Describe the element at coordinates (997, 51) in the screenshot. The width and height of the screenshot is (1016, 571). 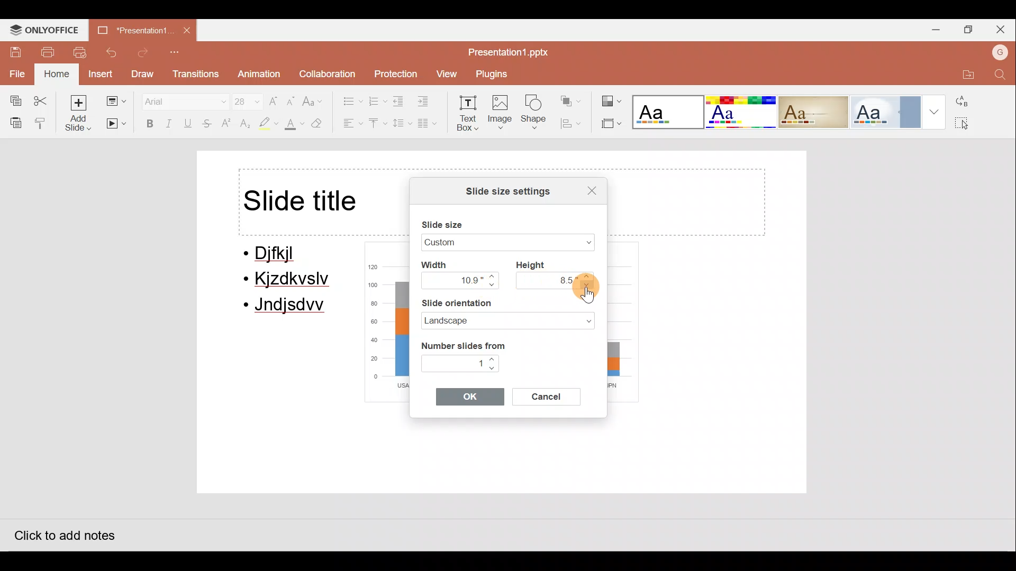
I see `Account name` at that location.